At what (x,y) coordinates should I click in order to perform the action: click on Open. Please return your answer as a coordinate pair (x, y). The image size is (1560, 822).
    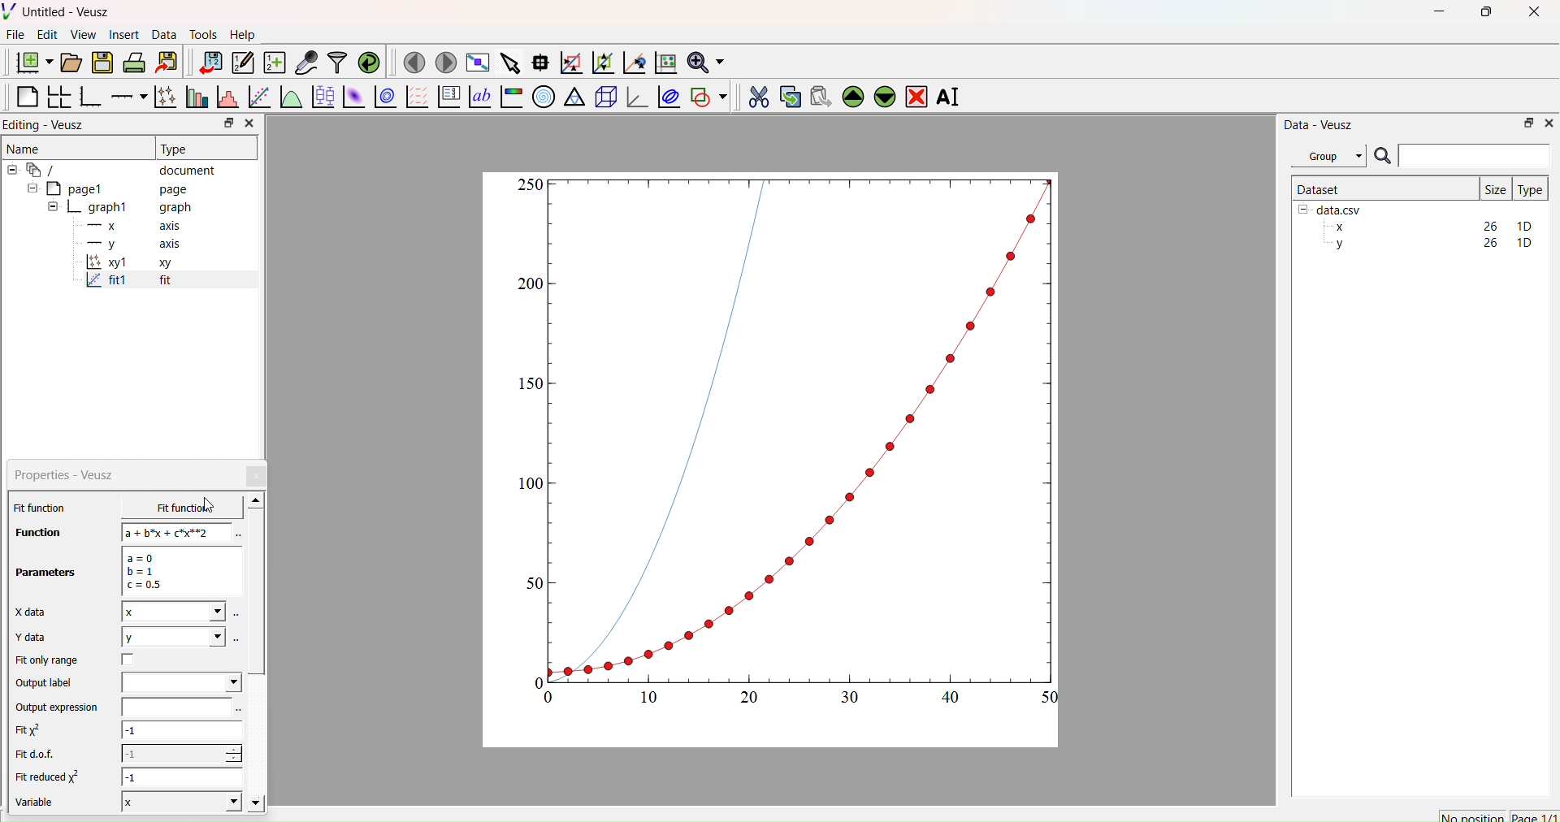
    Looking at the image, I should click on (68, 63).